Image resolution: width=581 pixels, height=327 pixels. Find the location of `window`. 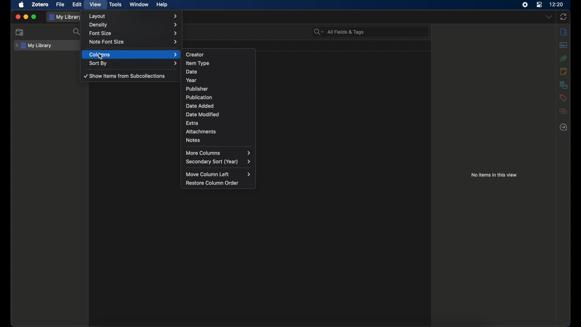

window is located at coordinates (139, 5).